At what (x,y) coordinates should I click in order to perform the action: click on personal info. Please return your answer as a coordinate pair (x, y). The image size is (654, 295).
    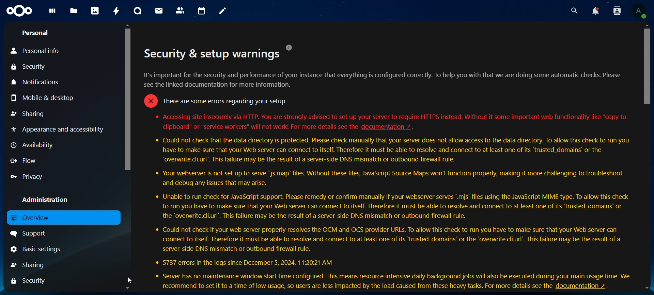
    Looking at the image, I should click on (37, 50).